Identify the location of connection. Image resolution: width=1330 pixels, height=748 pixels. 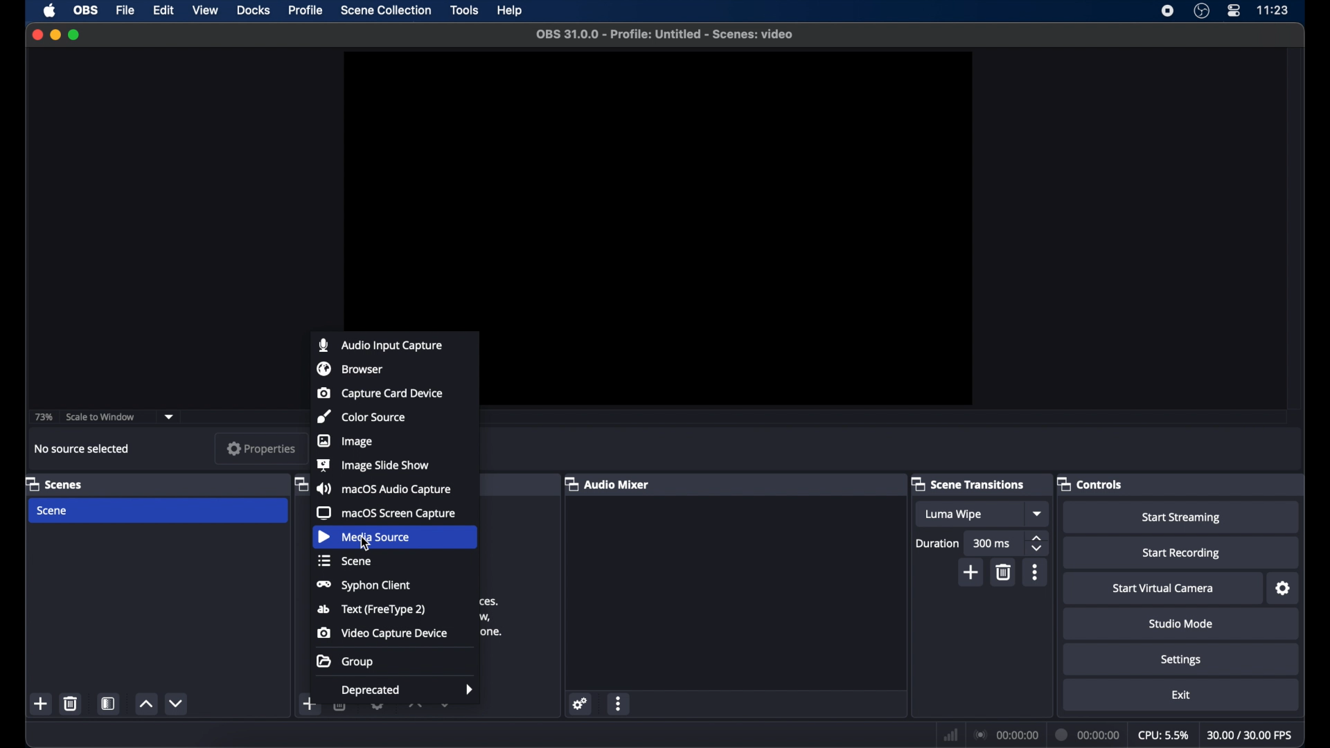
(1007, 735).